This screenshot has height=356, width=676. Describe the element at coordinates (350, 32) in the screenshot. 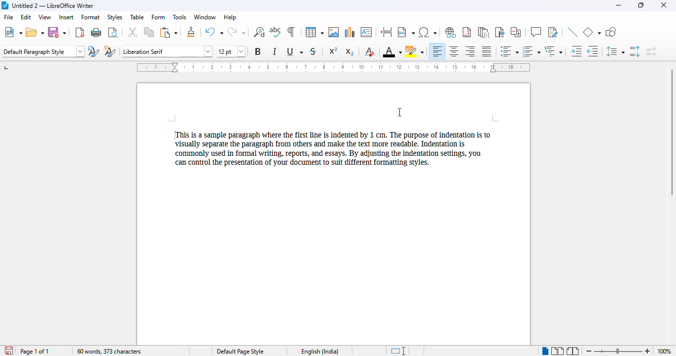

I see `insert chart` at that location.